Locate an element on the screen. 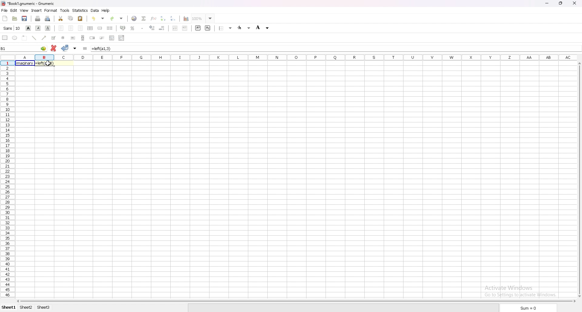 This screenshot has width=582, height=312. new is located at coordinates (5, 18).